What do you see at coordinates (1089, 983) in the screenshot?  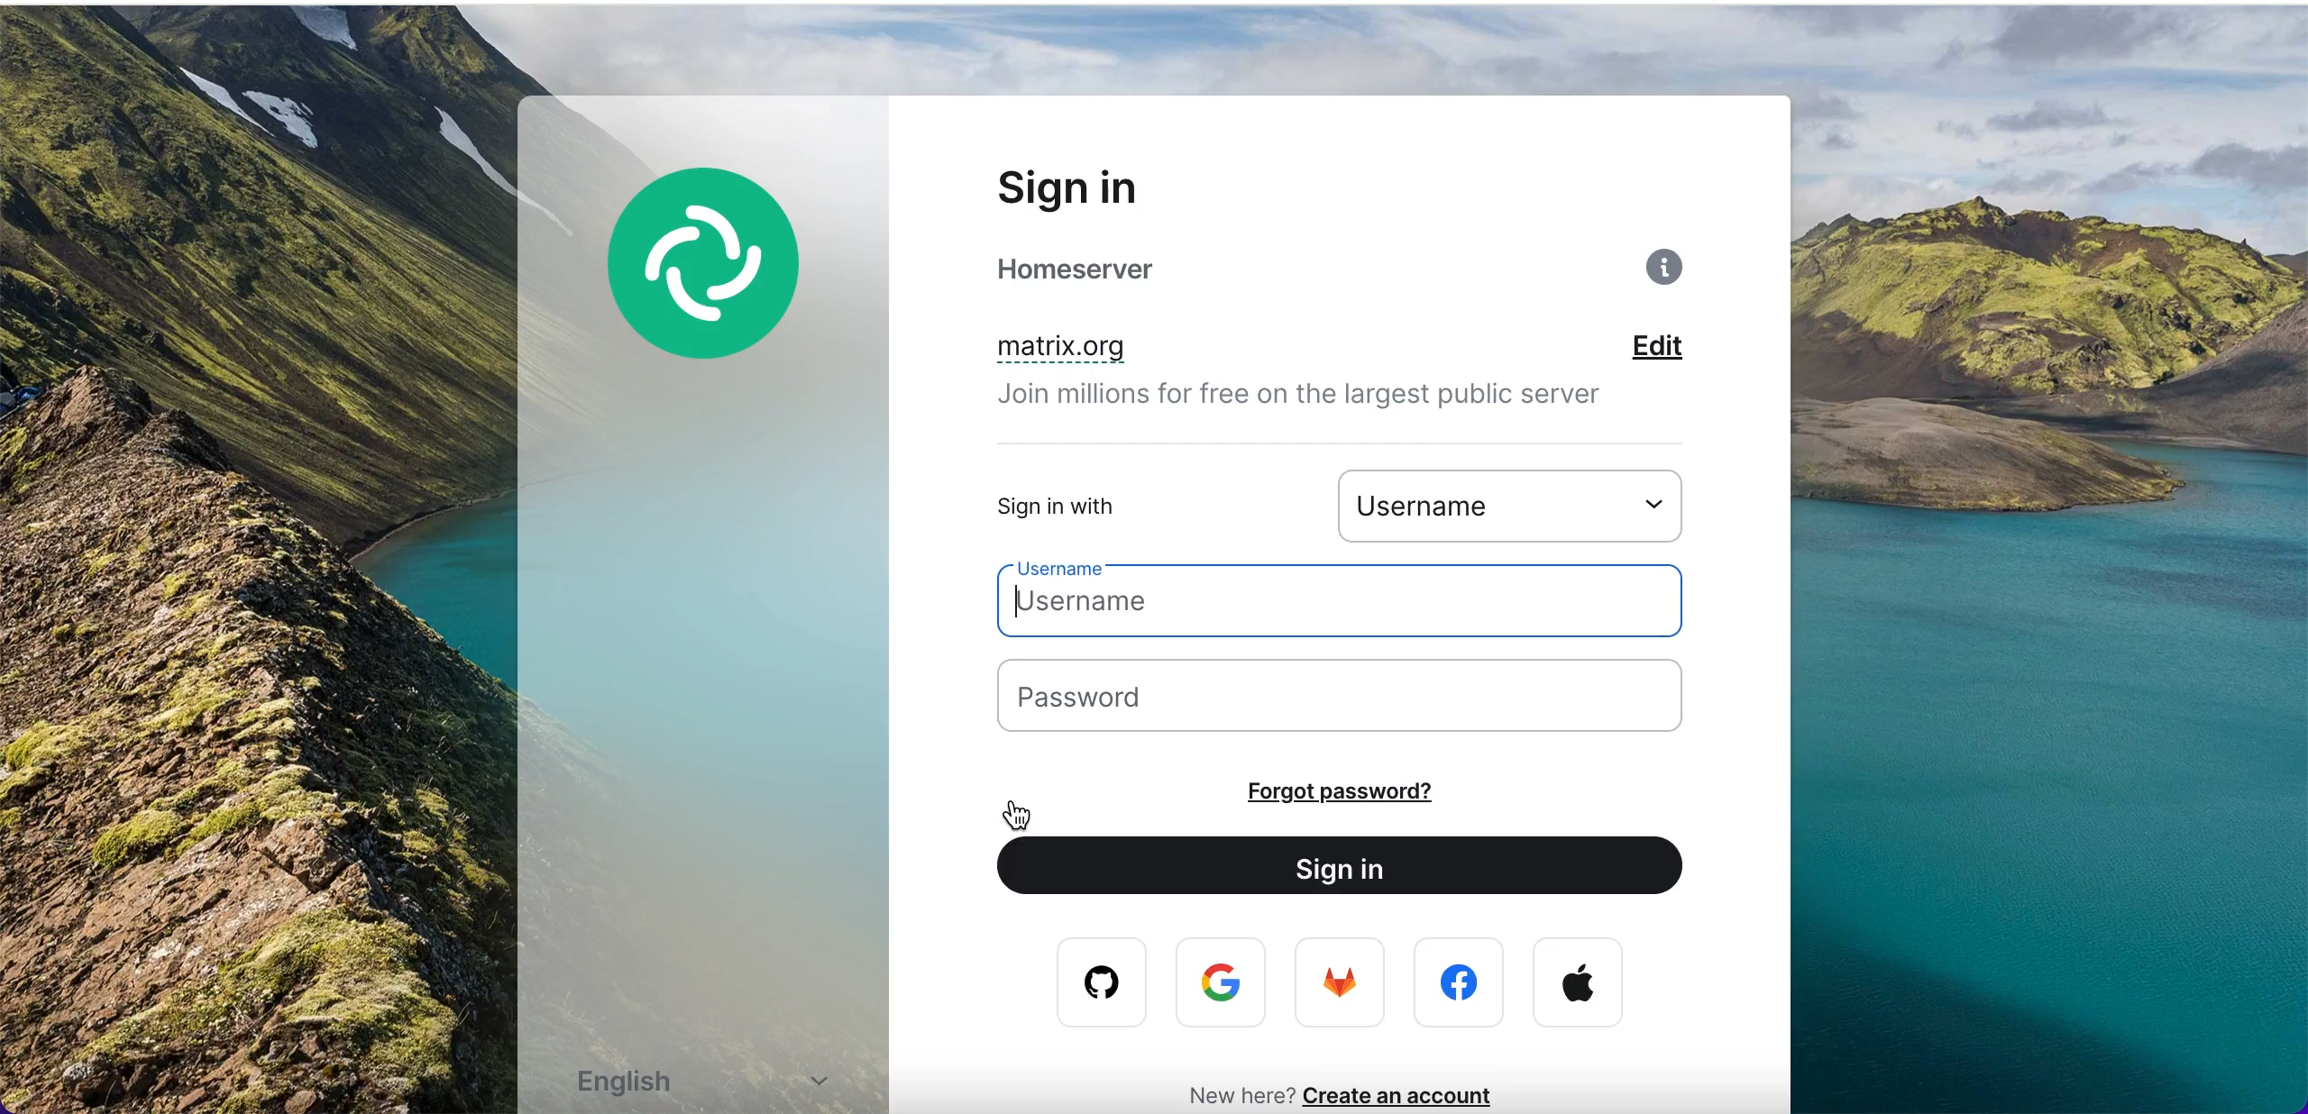 I see `github logo` at bounding box center [1089, 983].